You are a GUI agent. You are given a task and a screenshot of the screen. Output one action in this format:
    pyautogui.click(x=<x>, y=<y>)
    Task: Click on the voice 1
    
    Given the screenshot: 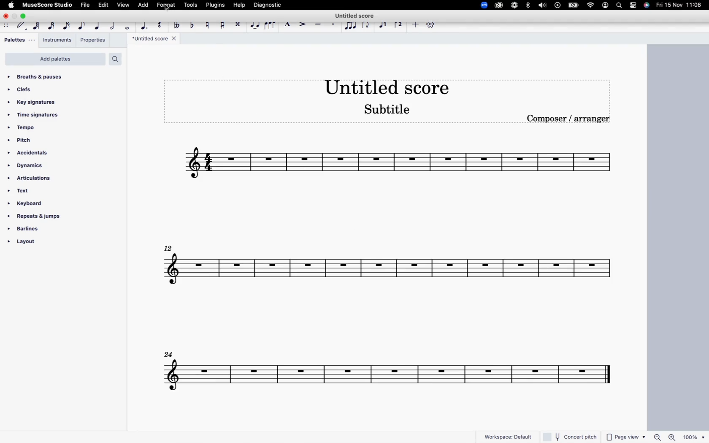 What is the action you would take?
    pyautogui.click(x=384, y=25)
    